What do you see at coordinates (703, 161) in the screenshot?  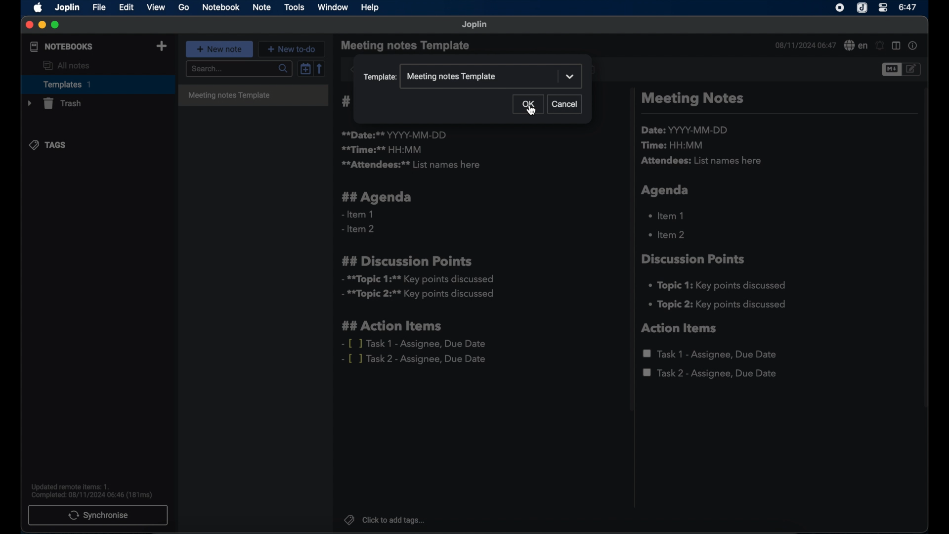 I see `attendees: list names here` at bounding box center [703, 161].